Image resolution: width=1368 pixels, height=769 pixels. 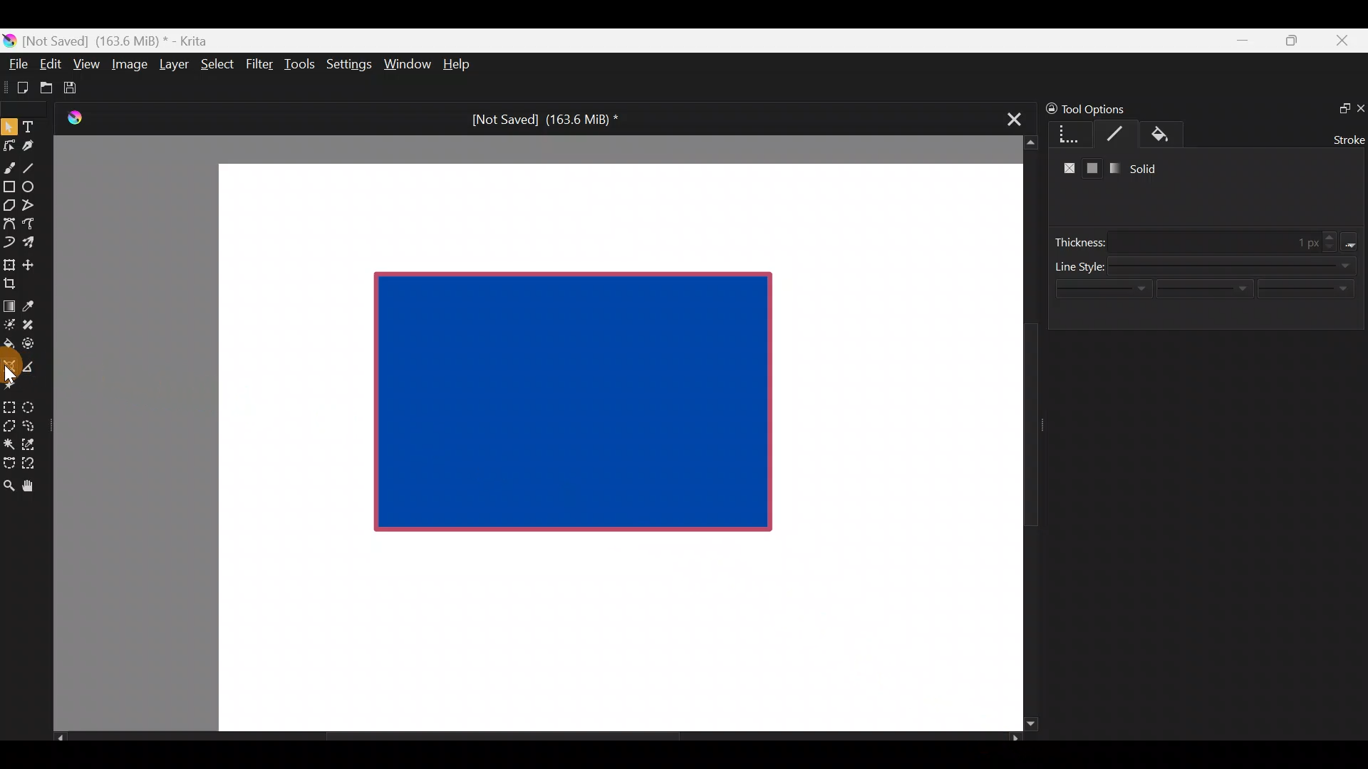 What do you see at coordinates (50, 66) in the screenshot?
I see `Edit` at bounding box center [50, 66].